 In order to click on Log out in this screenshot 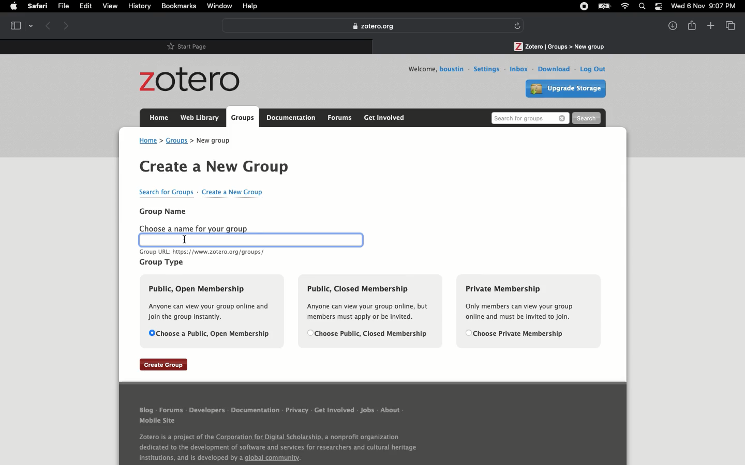, I will do `click(591, 69)`.